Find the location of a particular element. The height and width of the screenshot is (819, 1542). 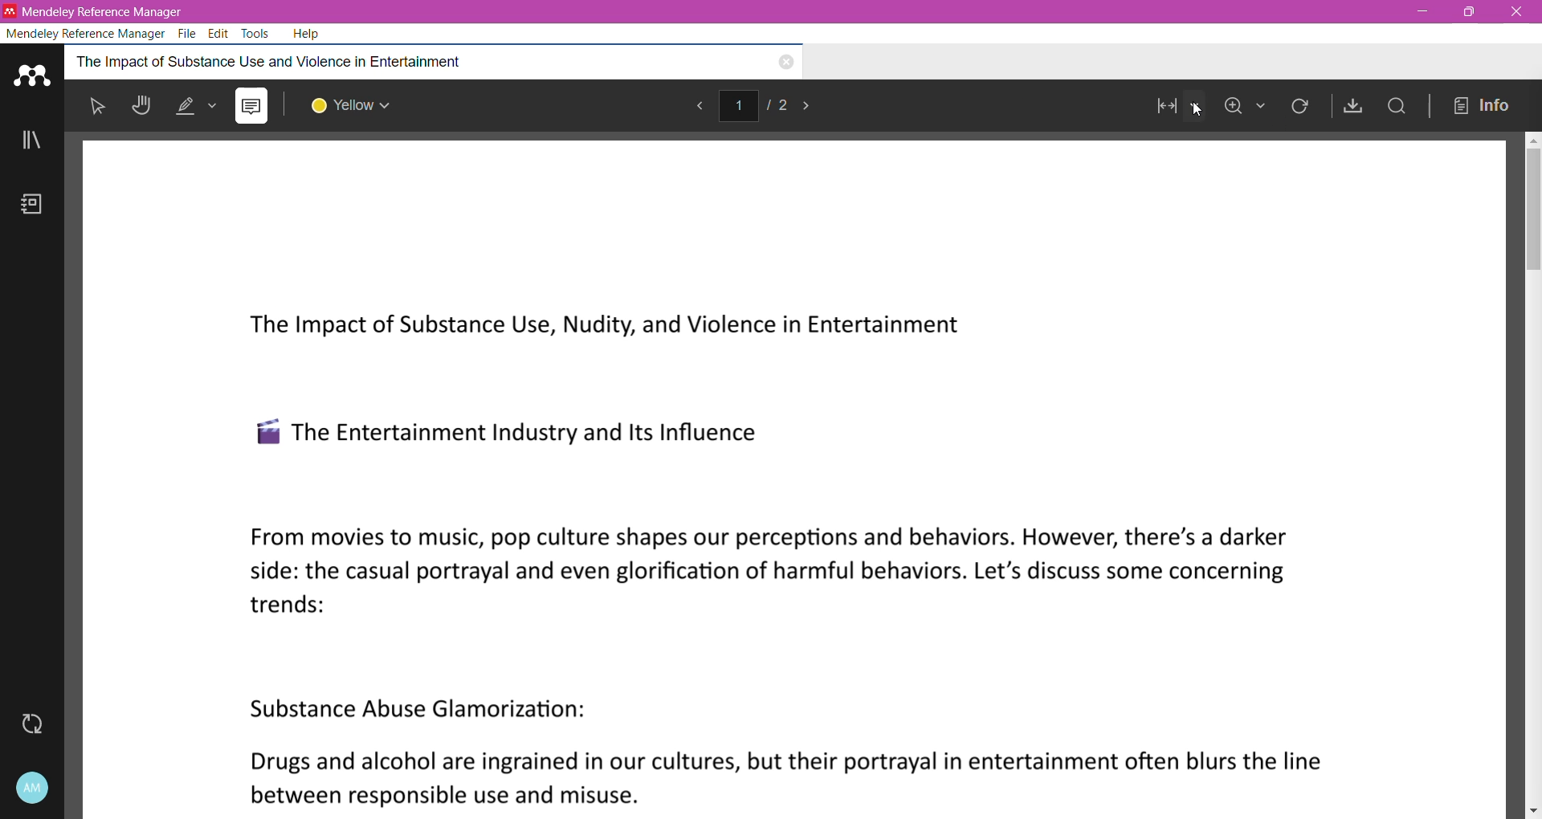

Edit is located at coordinates (219, 32).